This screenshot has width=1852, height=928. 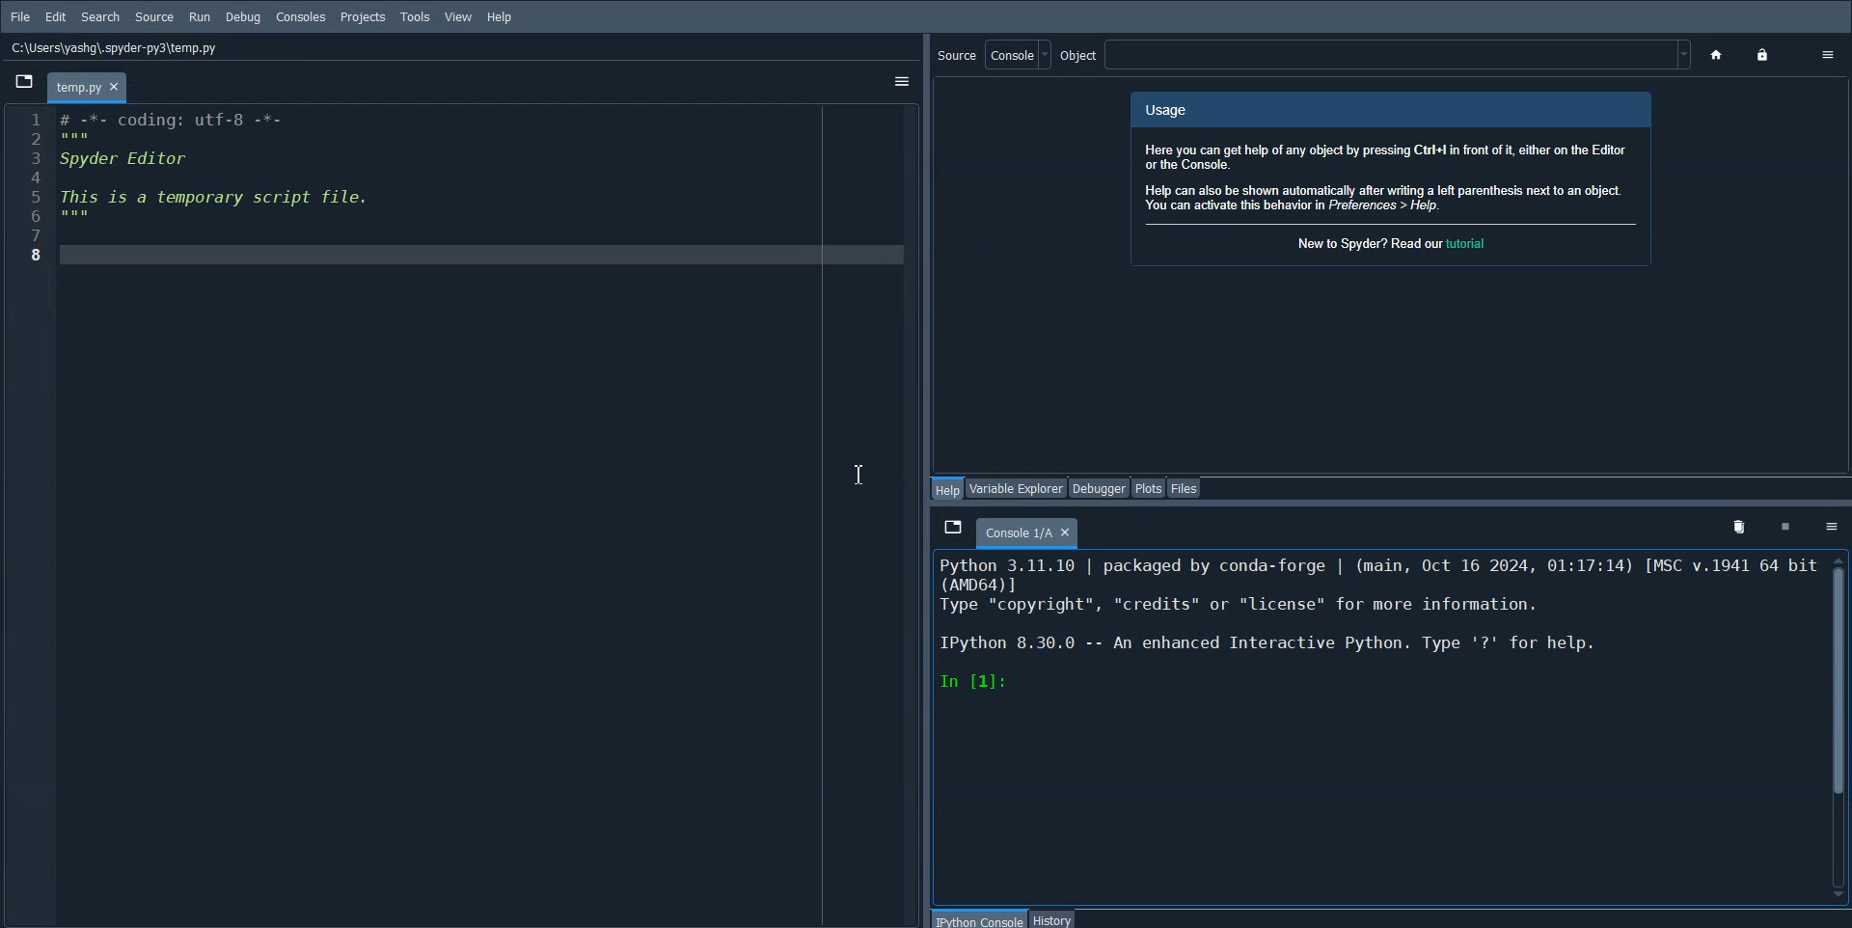 What do you see at coordinates (1764, 55) in the screenshot?
I see `Lock` at bounding box center [1764, 55].